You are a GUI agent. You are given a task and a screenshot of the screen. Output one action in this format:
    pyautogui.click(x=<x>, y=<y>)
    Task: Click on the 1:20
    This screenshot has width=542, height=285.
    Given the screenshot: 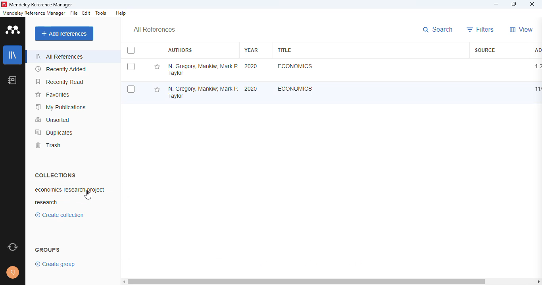 What is the action you would take?
    pyautogui.click(x=538, y=66)
    